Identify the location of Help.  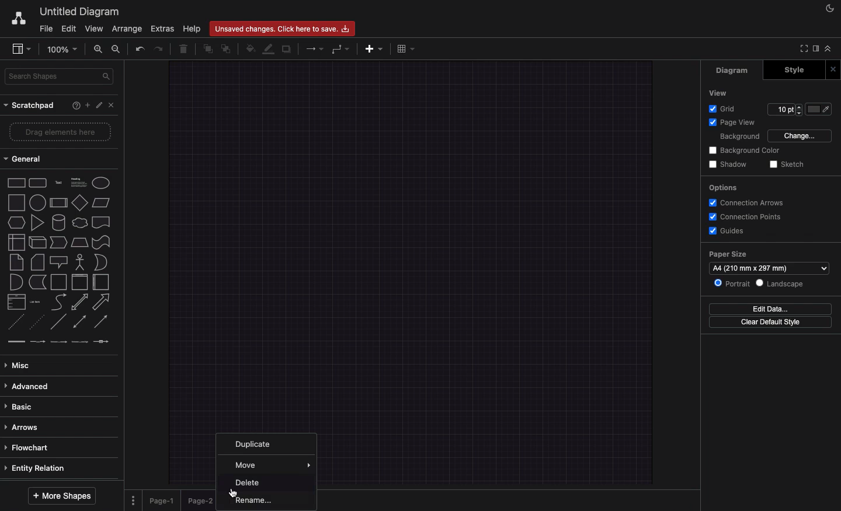
(192, 28).